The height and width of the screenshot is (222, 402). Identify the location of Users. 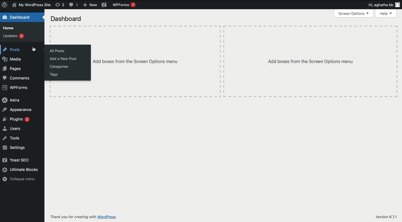
(12, 128).